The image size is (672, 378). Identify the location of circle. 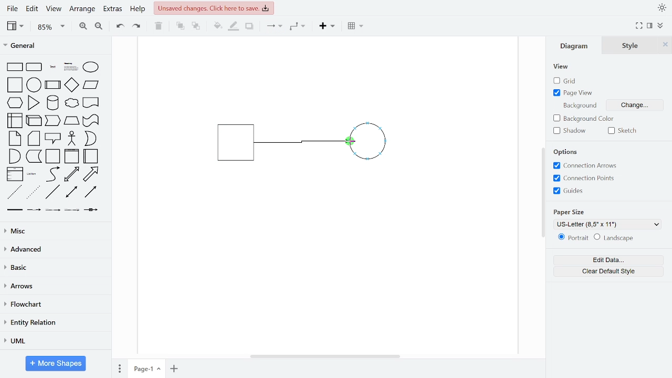
(34, 85).